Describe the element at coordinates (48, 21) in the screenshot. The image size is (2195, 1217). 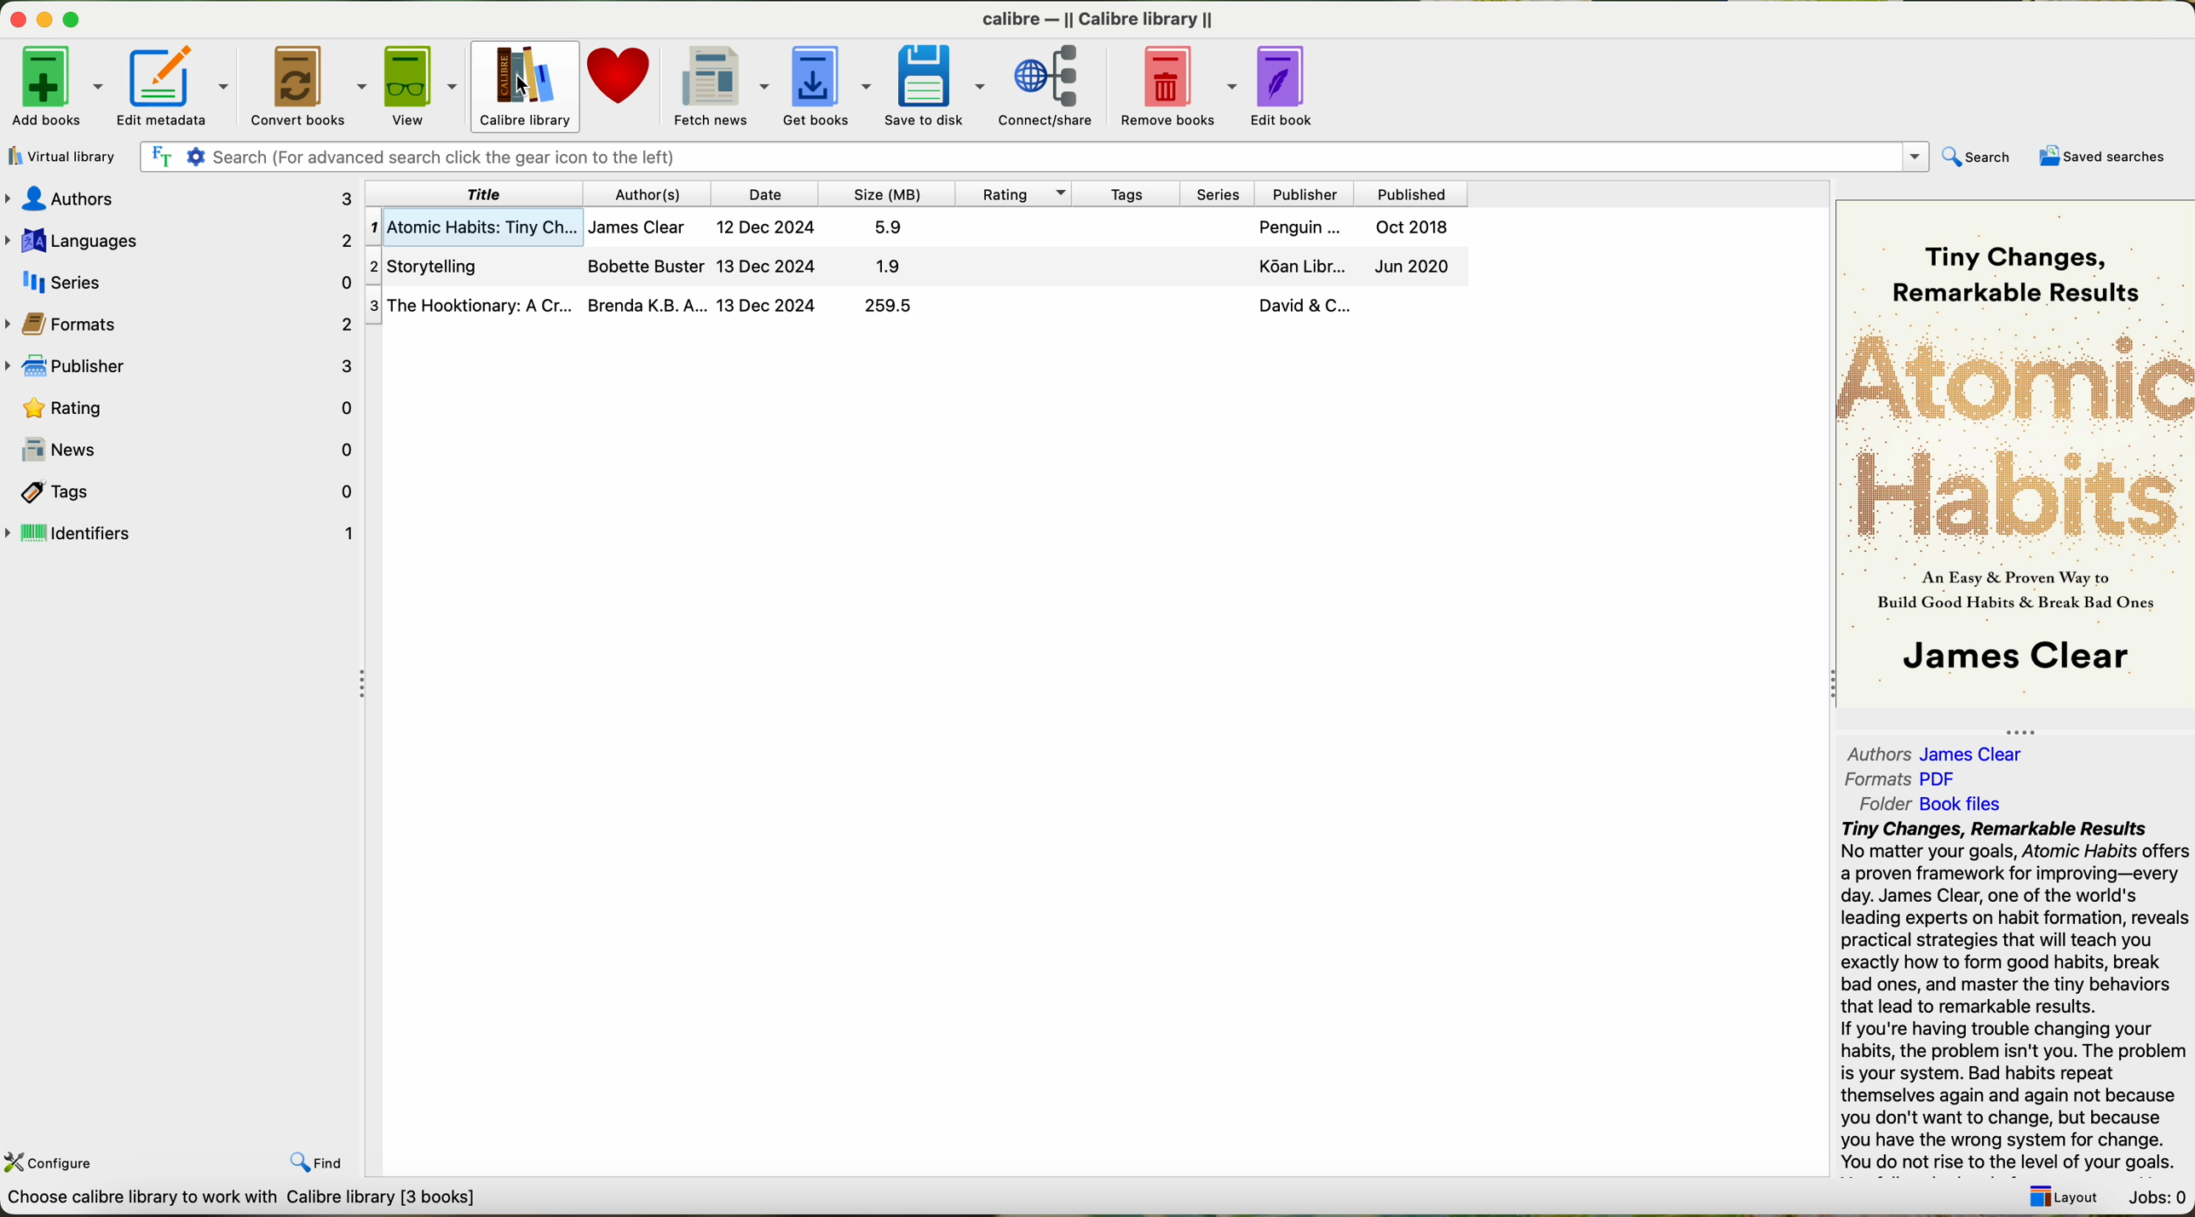
I see `minimize program` at that location.